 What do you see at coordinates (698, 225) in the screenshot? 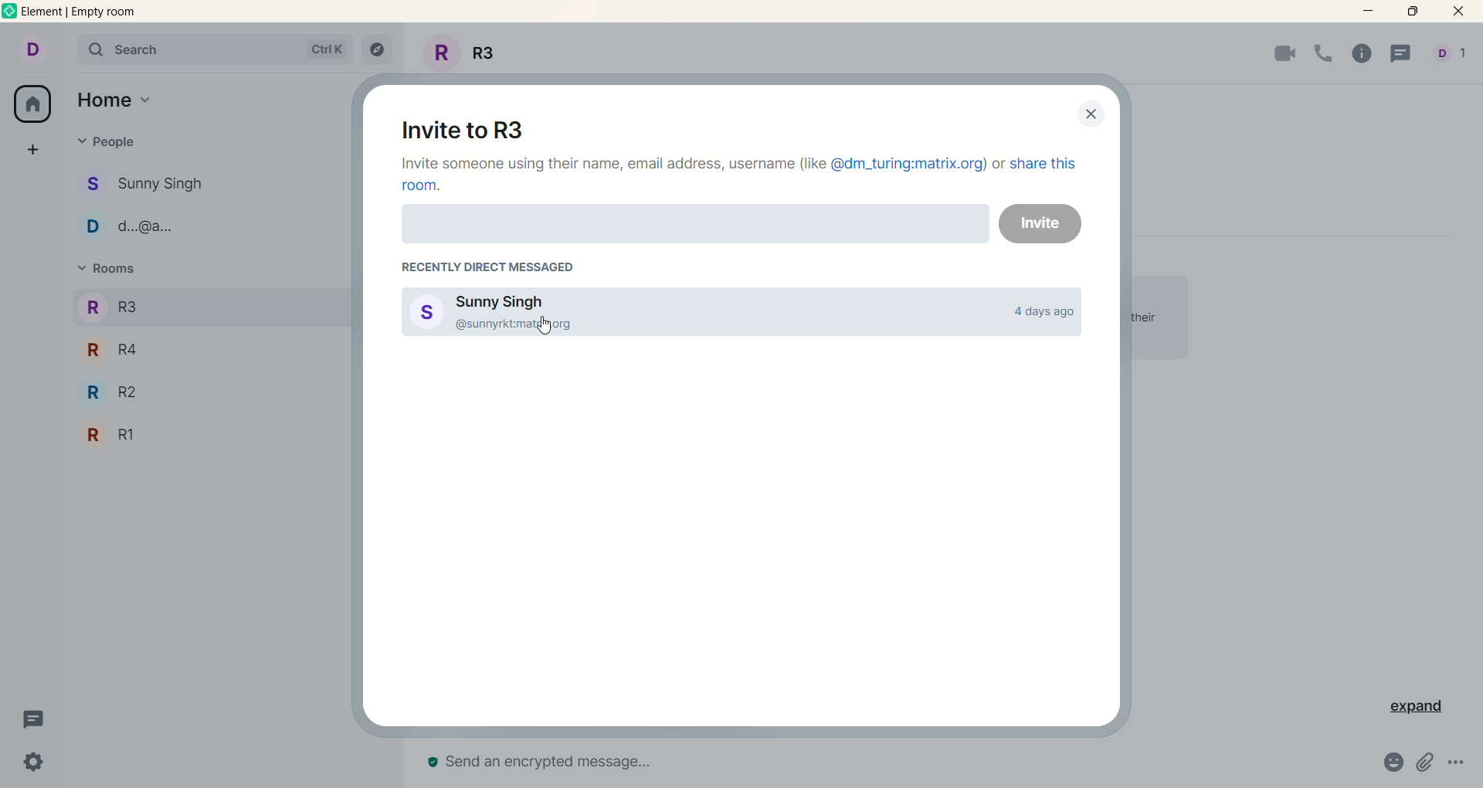
I see `invite with name , email or username` at bounding box center [698, 225].